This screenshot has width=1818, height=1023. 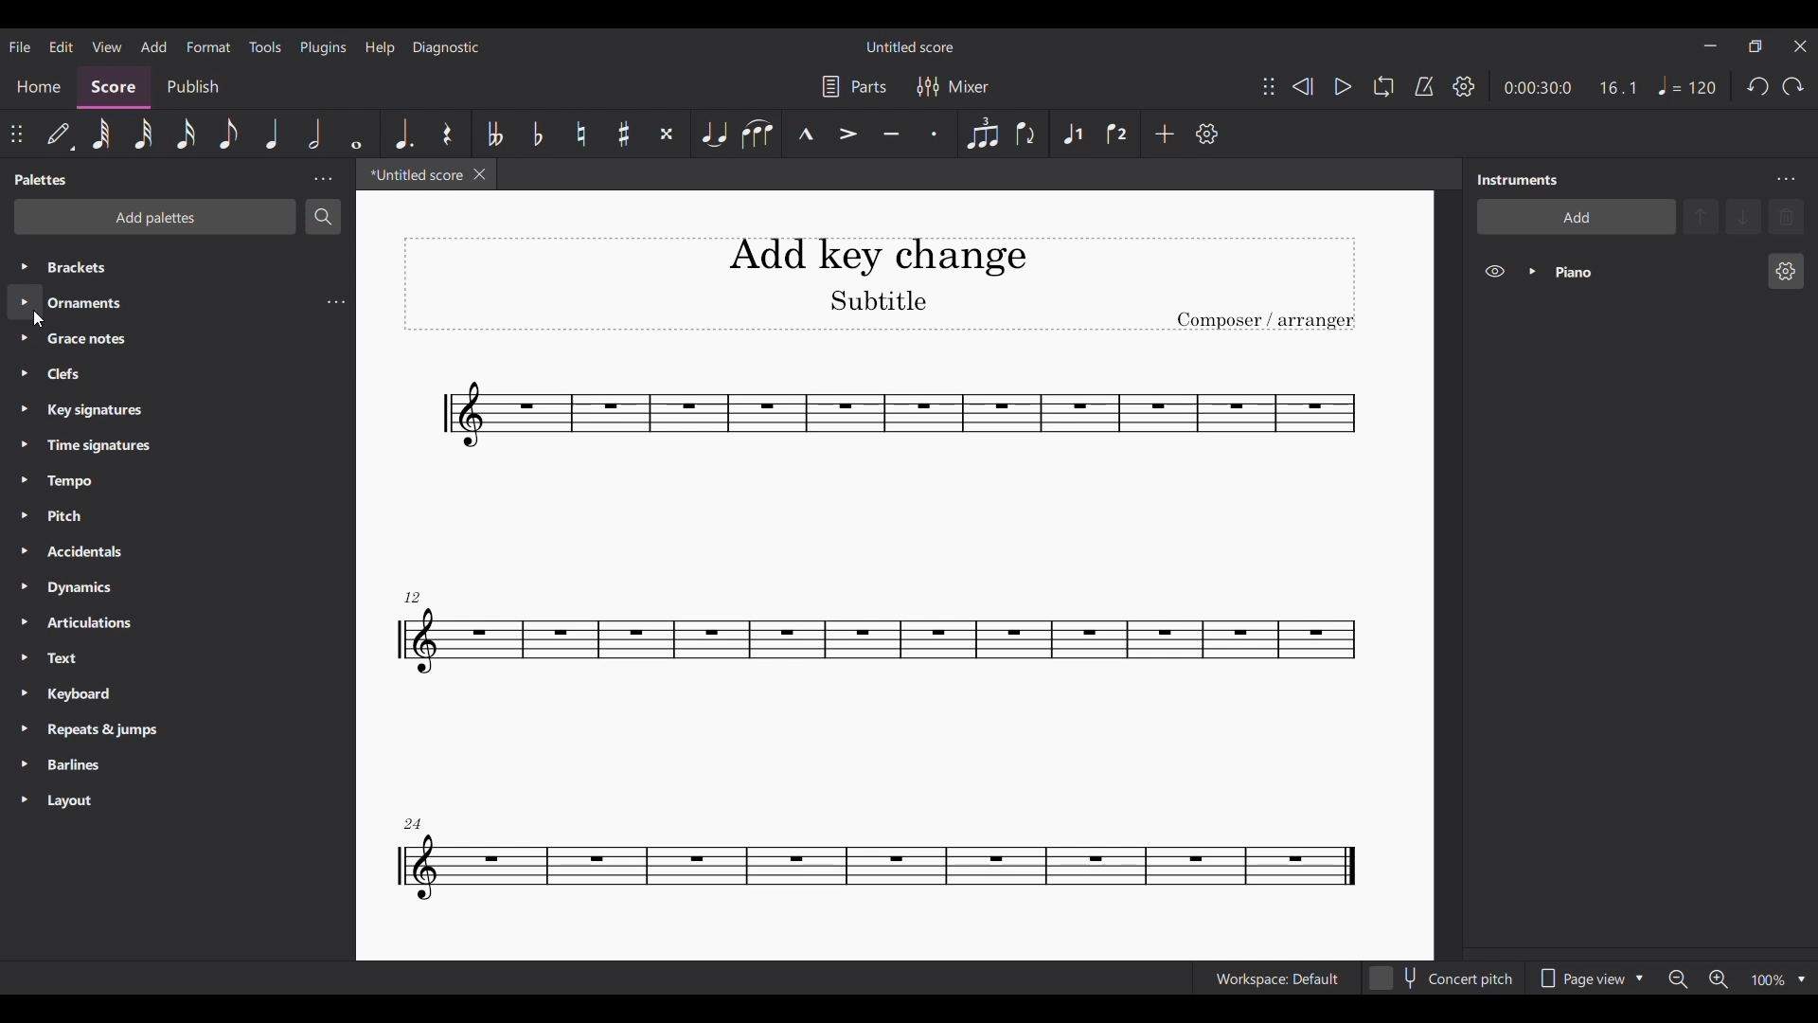 I want to click on View menu, so click(x=106, y=45).